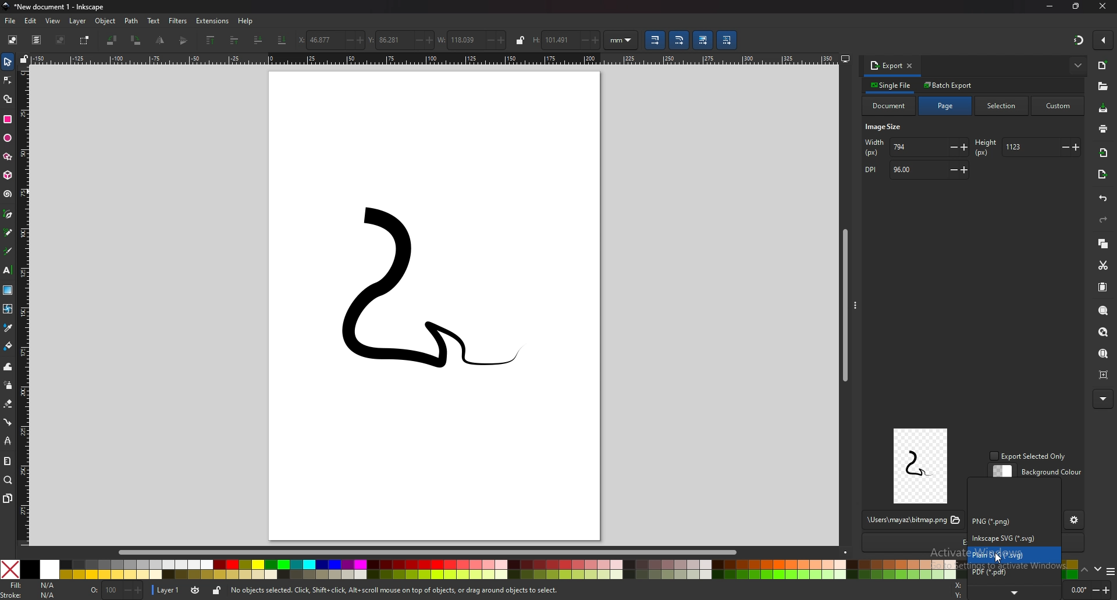 The height and width of the screenshot is (600, 1117). Describe the element at coordinates (1104, 109) in the screenshot. I see `save` at that location.